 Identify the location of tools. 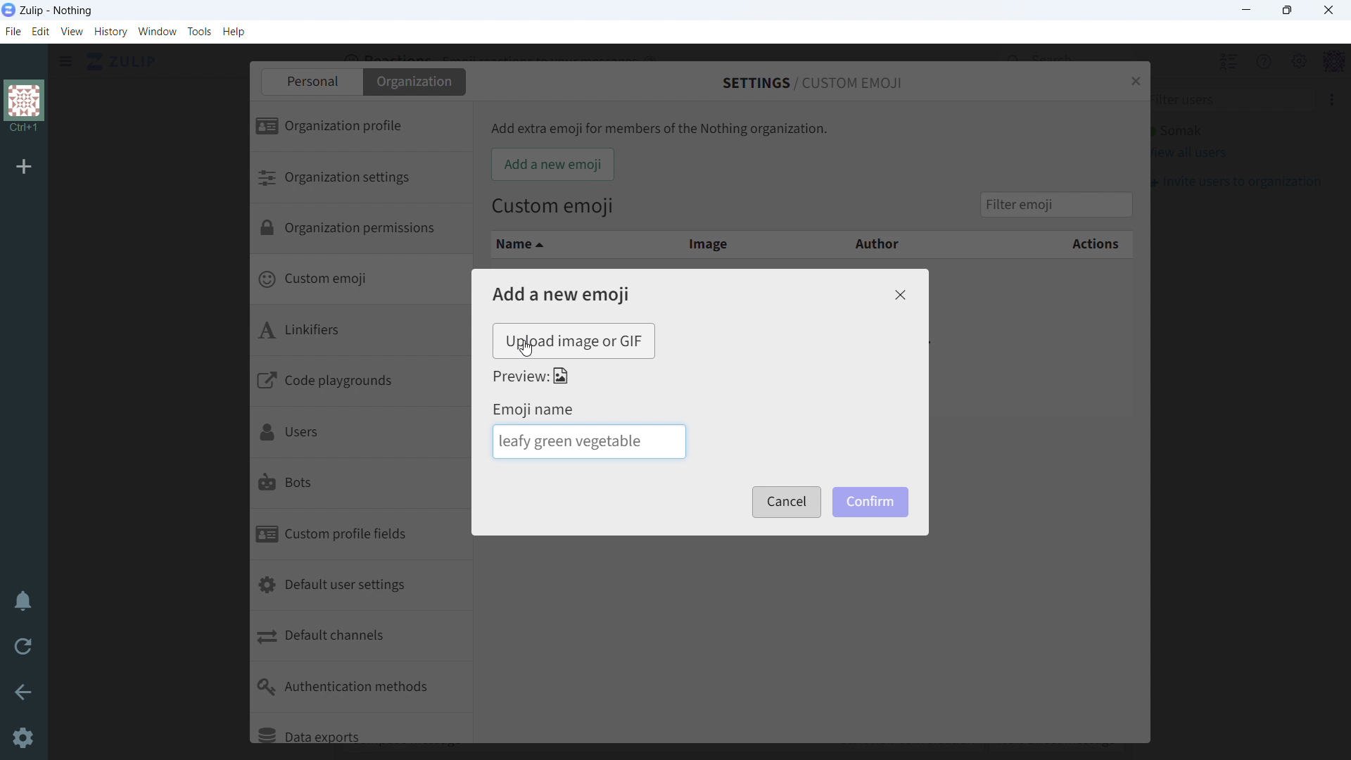
(199, 31).